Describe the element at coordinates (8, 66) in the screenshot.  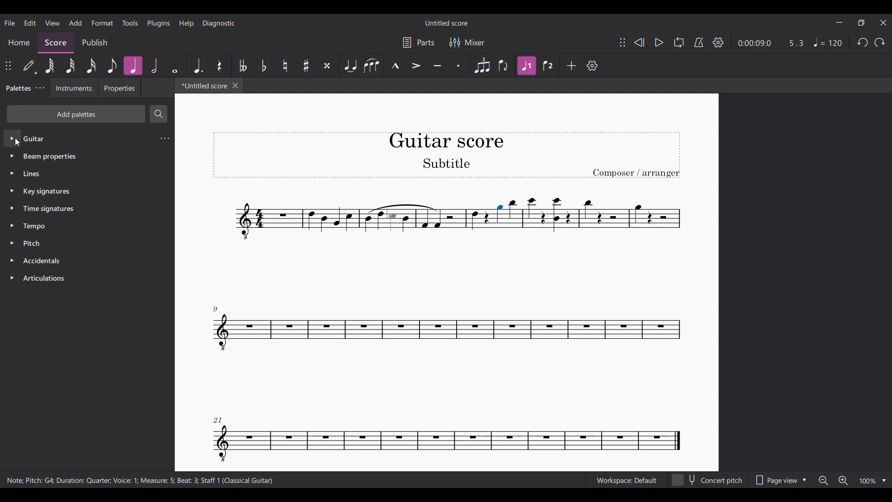
I see `Change position` at that location.